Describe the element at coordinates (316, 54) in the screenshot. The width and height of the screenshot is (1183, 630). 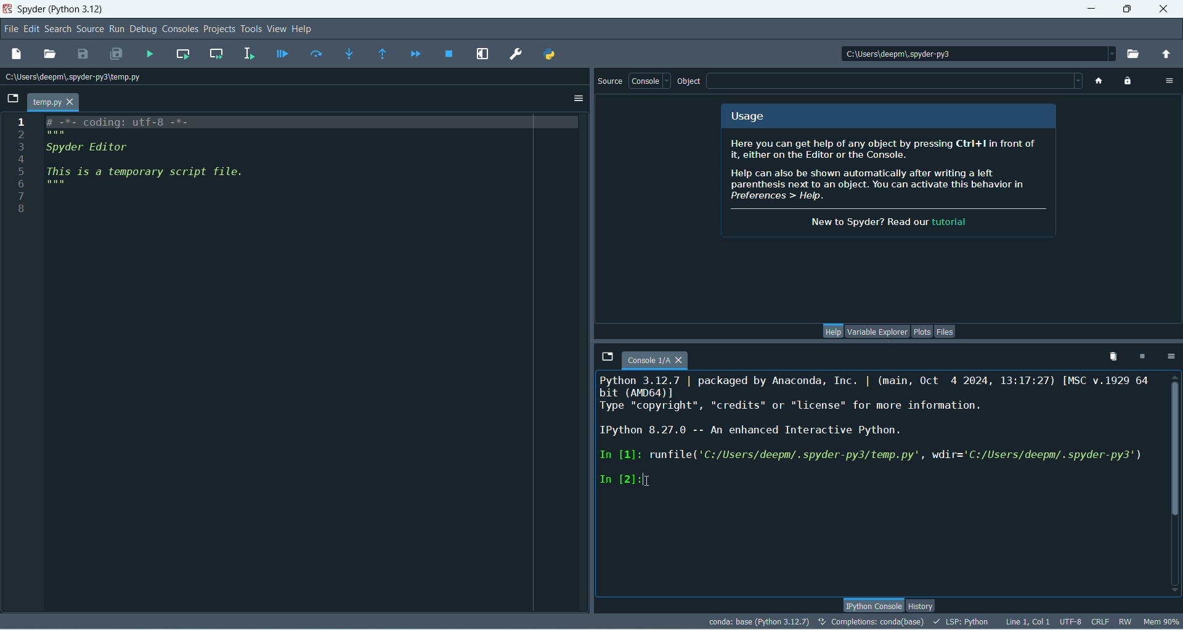
I see `run current line` at that location.